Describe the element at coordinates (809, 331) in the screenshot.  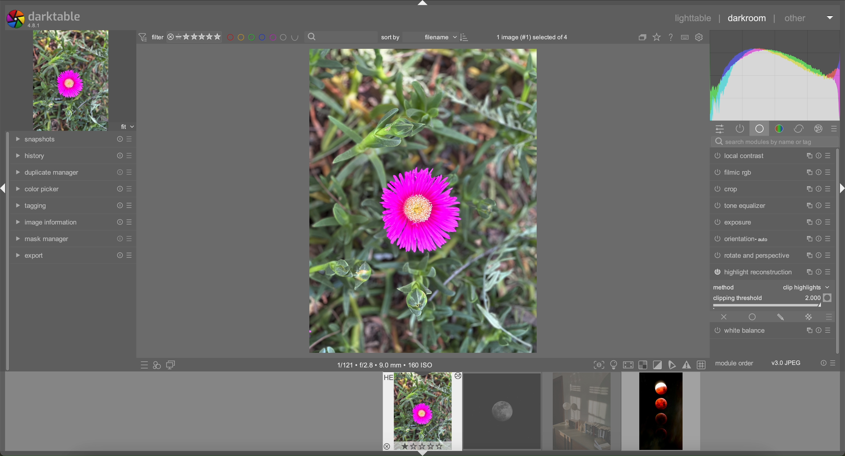
I see `copy` at that location.